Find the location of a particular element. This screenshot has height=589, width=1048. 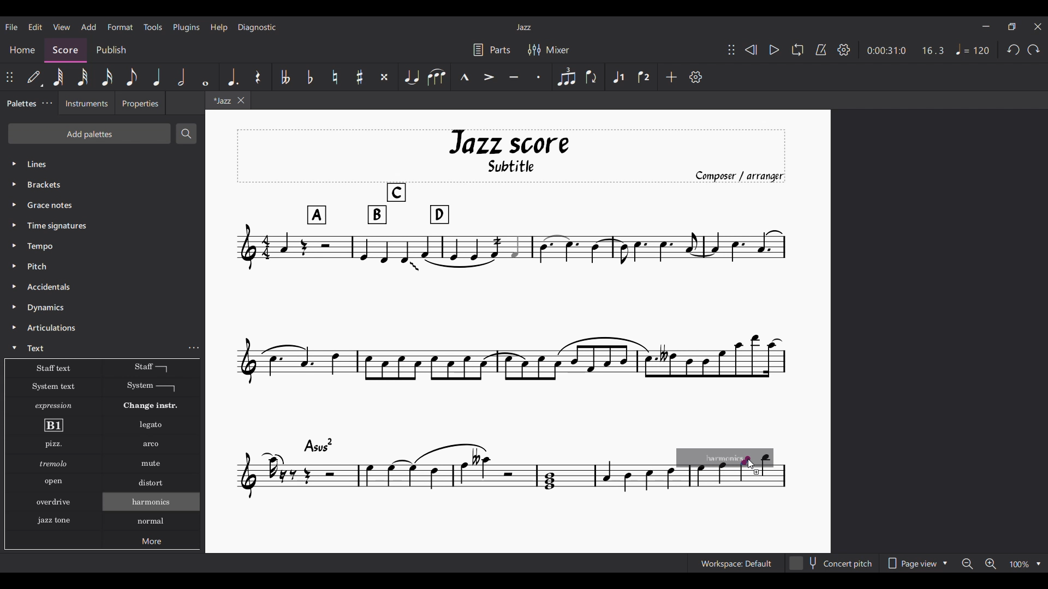

Show in smaller tab is located at coordinates (1011, 27).